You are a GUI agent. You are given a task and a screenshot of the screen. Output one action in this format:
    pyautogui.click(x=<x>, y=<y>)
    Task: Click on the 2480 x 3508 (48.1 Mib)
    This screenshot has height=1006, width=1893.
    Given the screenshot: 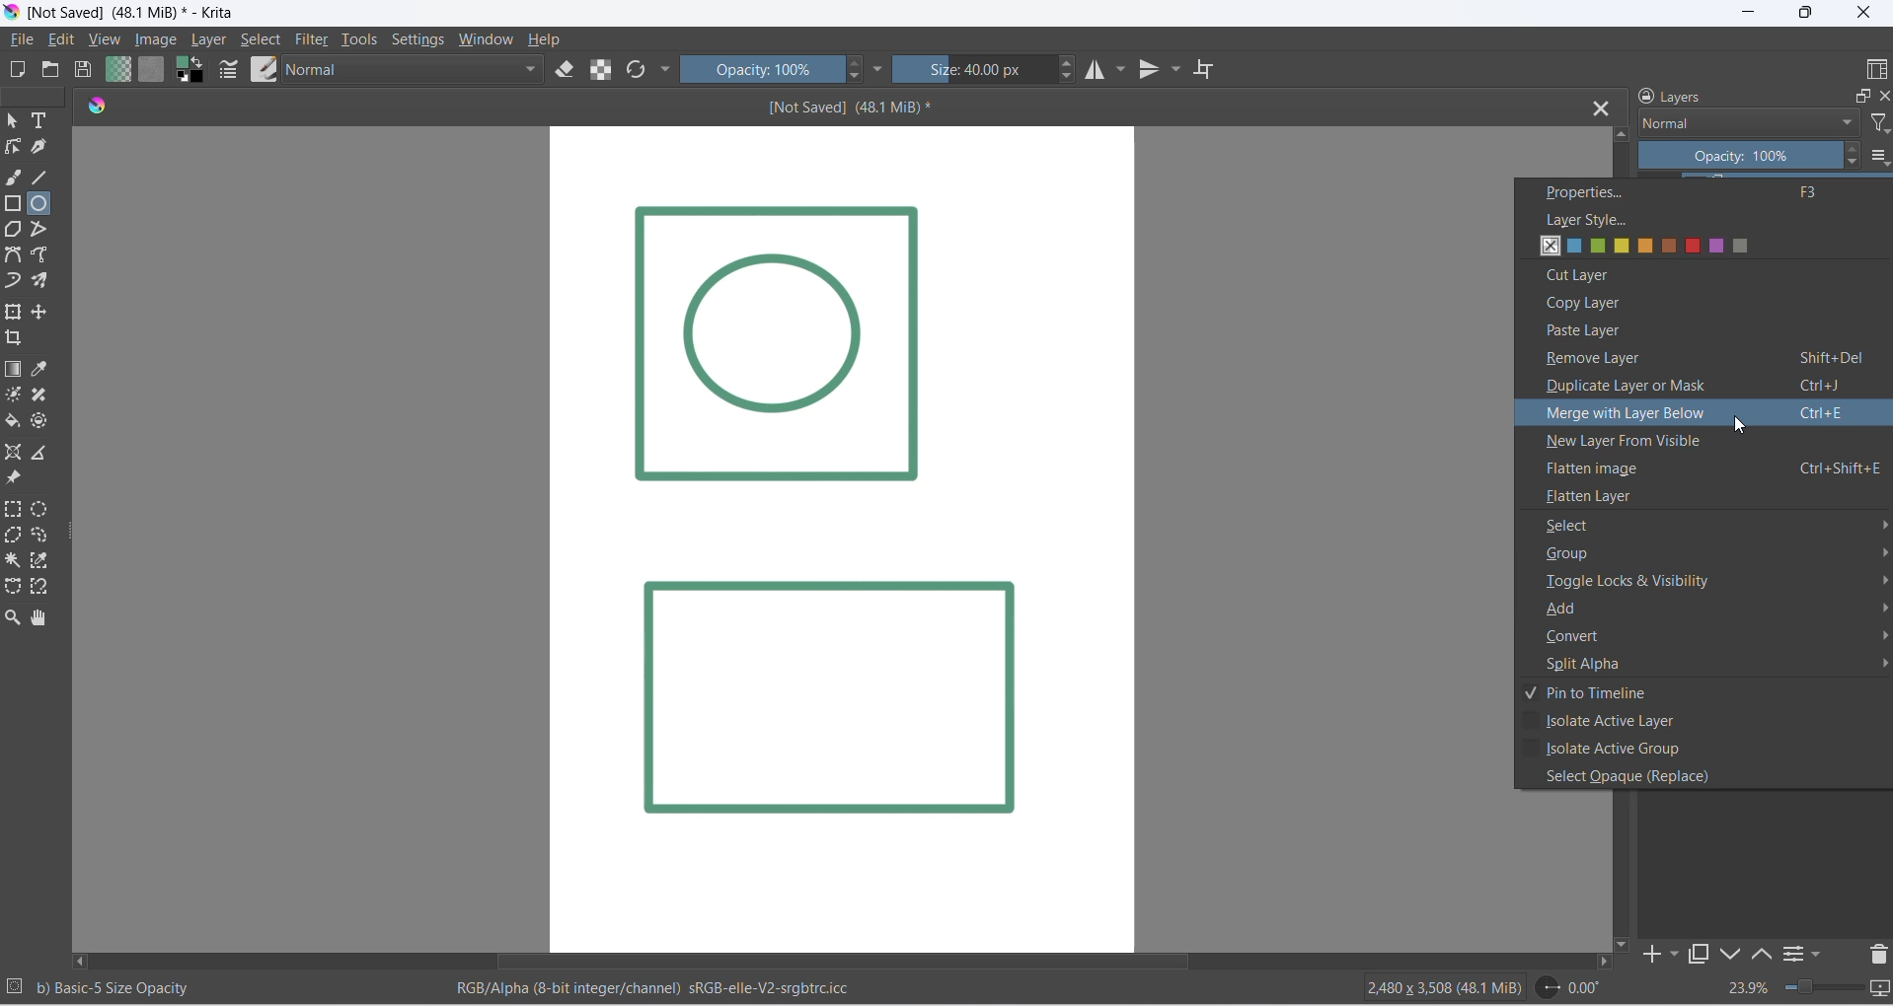 What is the action you would take?
    pyautogui.click(x=1429, y=989)
    